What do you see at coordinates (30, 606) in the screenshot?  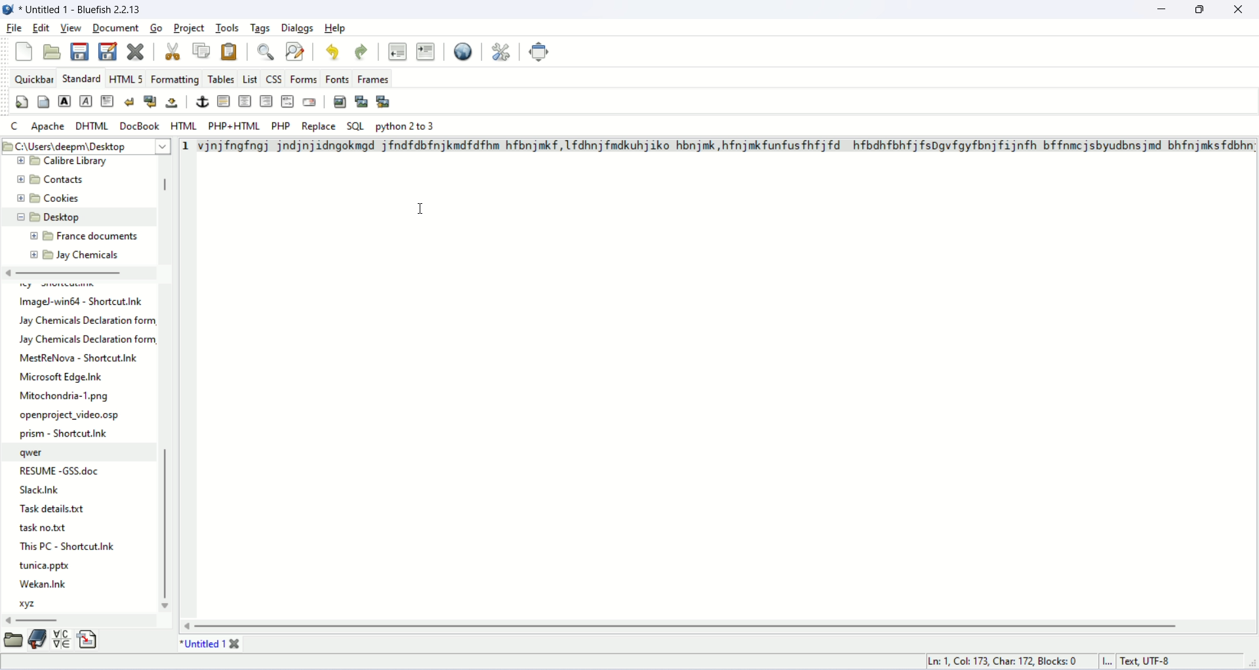 I see `xyz` at bounding box center [30, 606].